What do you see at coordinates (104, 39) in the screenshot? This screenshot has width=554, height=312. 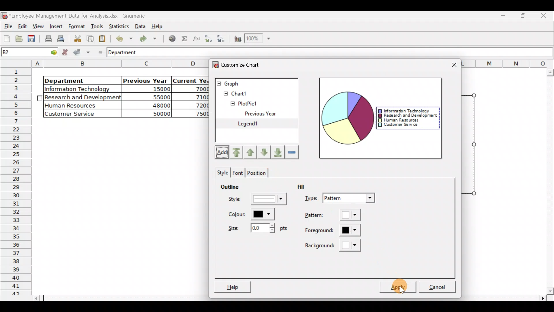 I see `Paste the clipboard` at bounding box center [104, 39].